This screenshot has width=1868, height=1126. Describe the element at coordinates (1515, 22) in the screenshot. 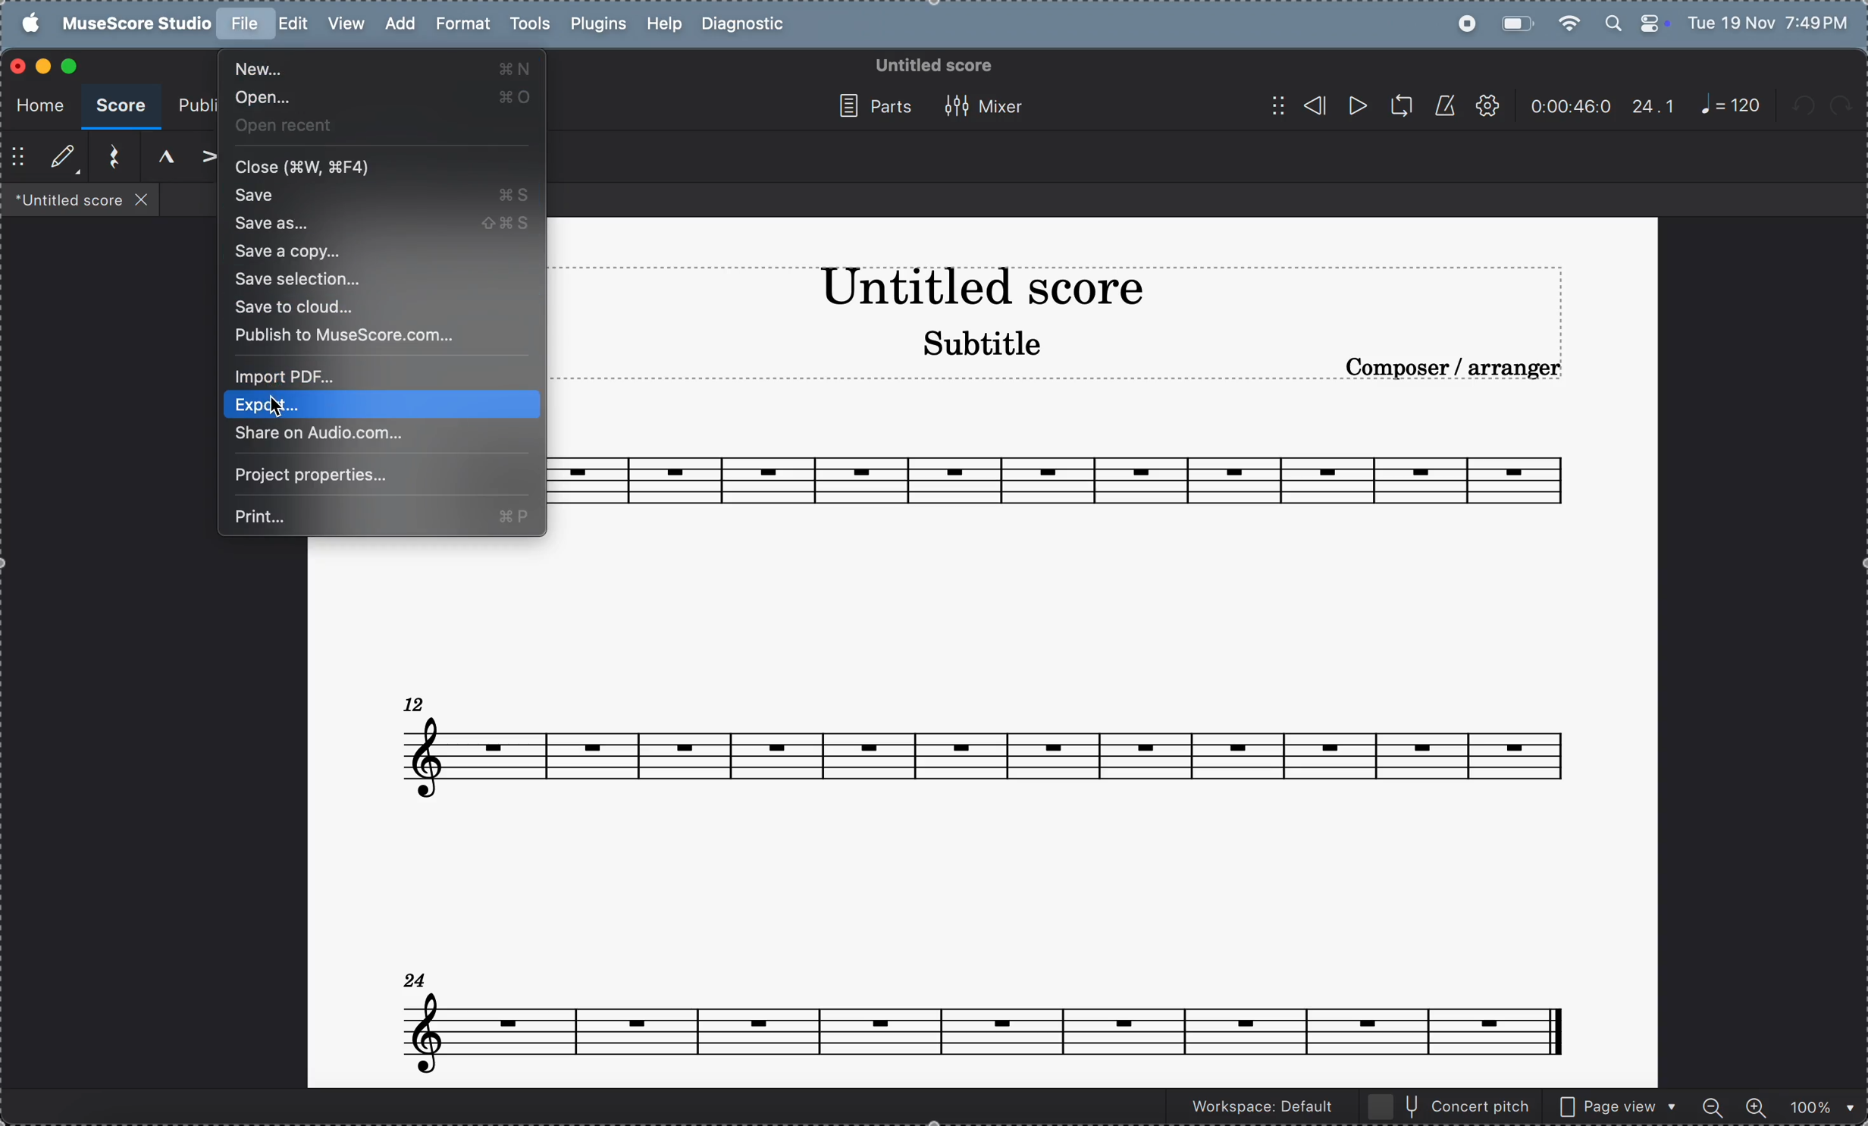

I see `battery` at that location.